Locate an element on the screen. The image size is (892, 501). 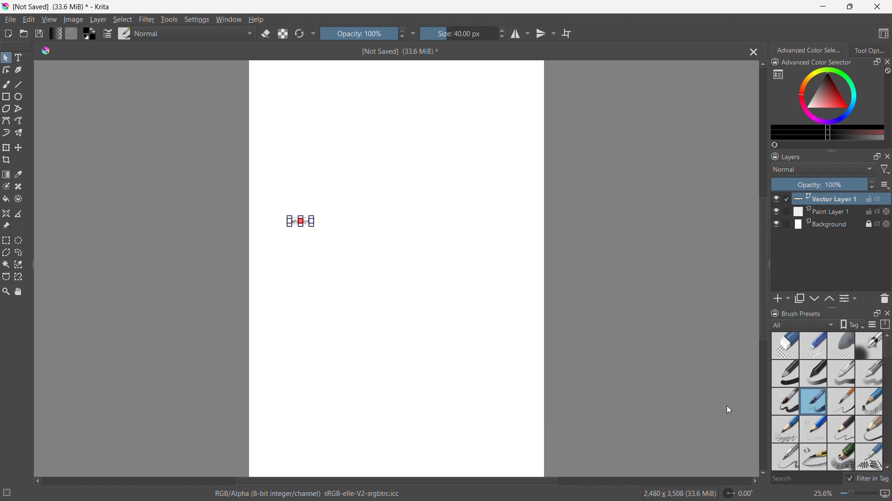
more settings is located at coordinates (314, 32).